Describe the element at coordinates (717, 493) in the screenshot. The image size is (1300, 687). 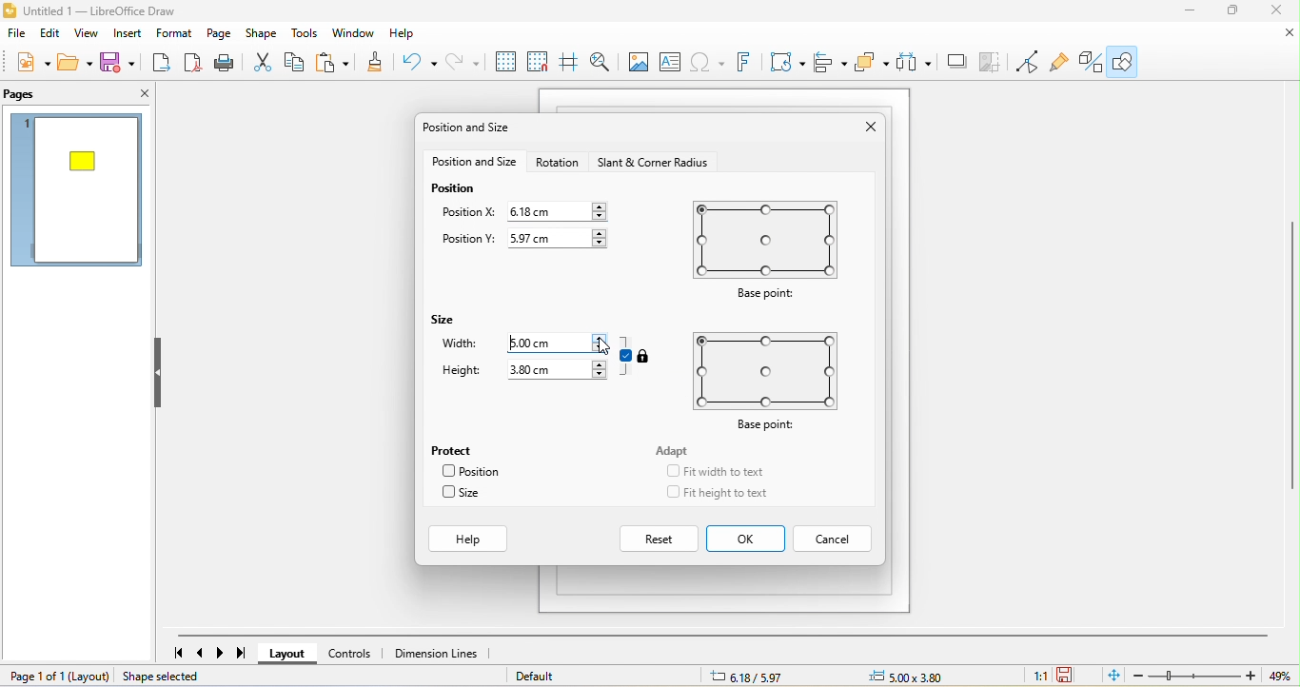
I see `fit height to text` at that location.